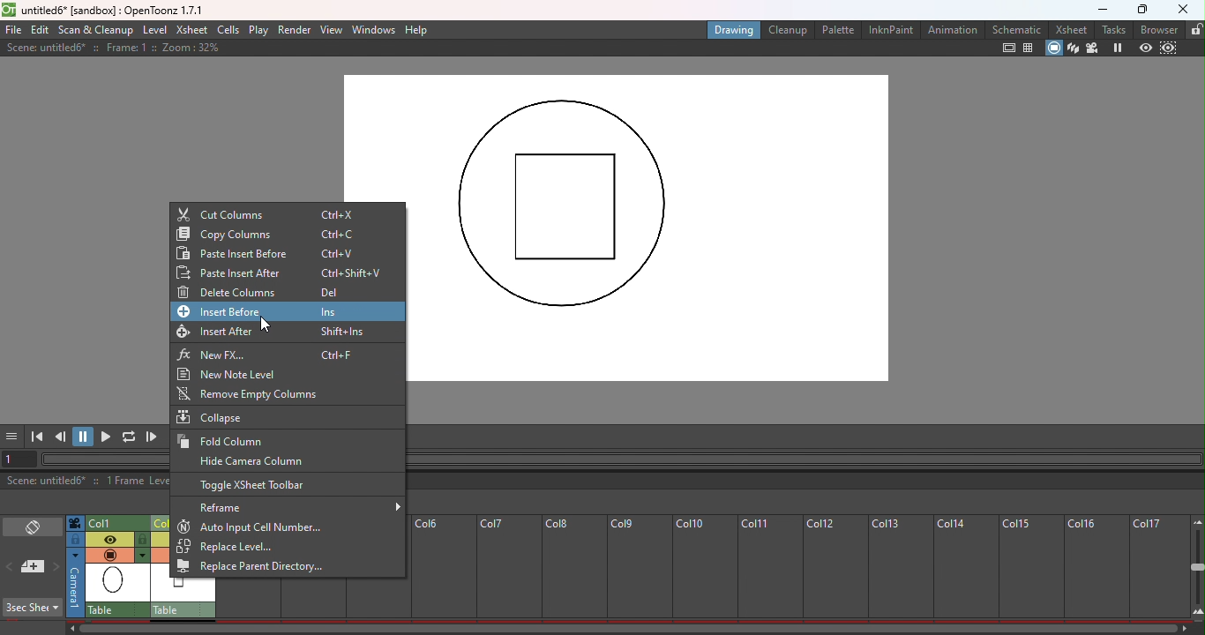 This screenshot has height=635, width=1205. Describe the element at coordinates (228, 30) in the screenshot. I see `Cells` at that location.